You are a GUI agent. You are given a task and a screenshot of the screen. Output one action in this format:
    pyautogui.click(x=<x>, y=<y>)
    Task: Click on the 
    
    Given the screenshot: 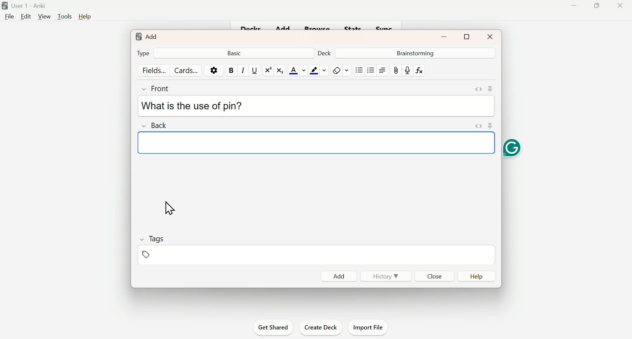 What is the action you would take?
    pyautogui.click(x=235, y=53)
    